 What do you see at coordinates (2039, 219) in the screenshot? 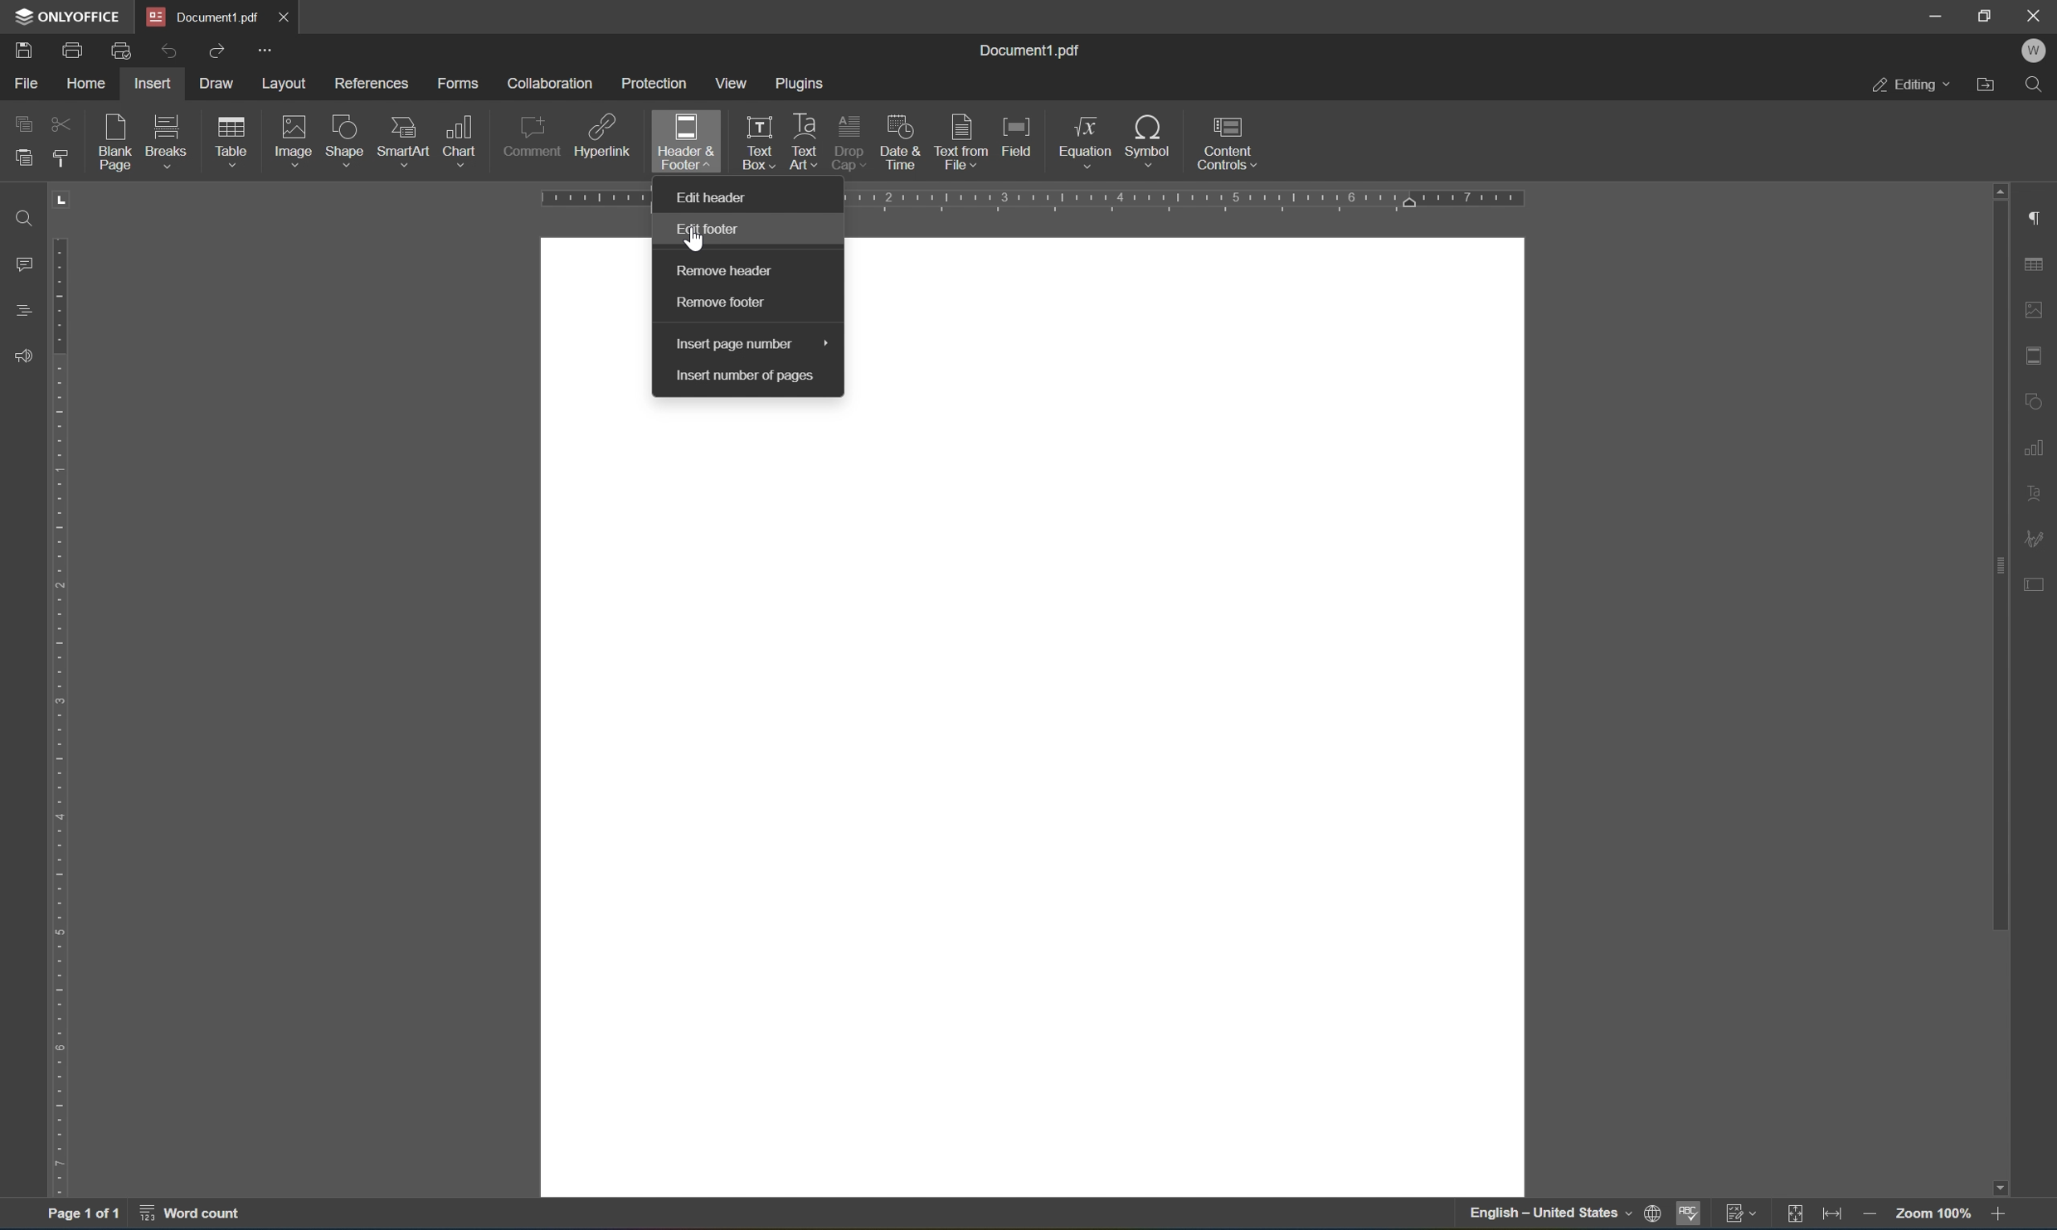
I see `paragraph settings` at bounding box center [2039, 219].